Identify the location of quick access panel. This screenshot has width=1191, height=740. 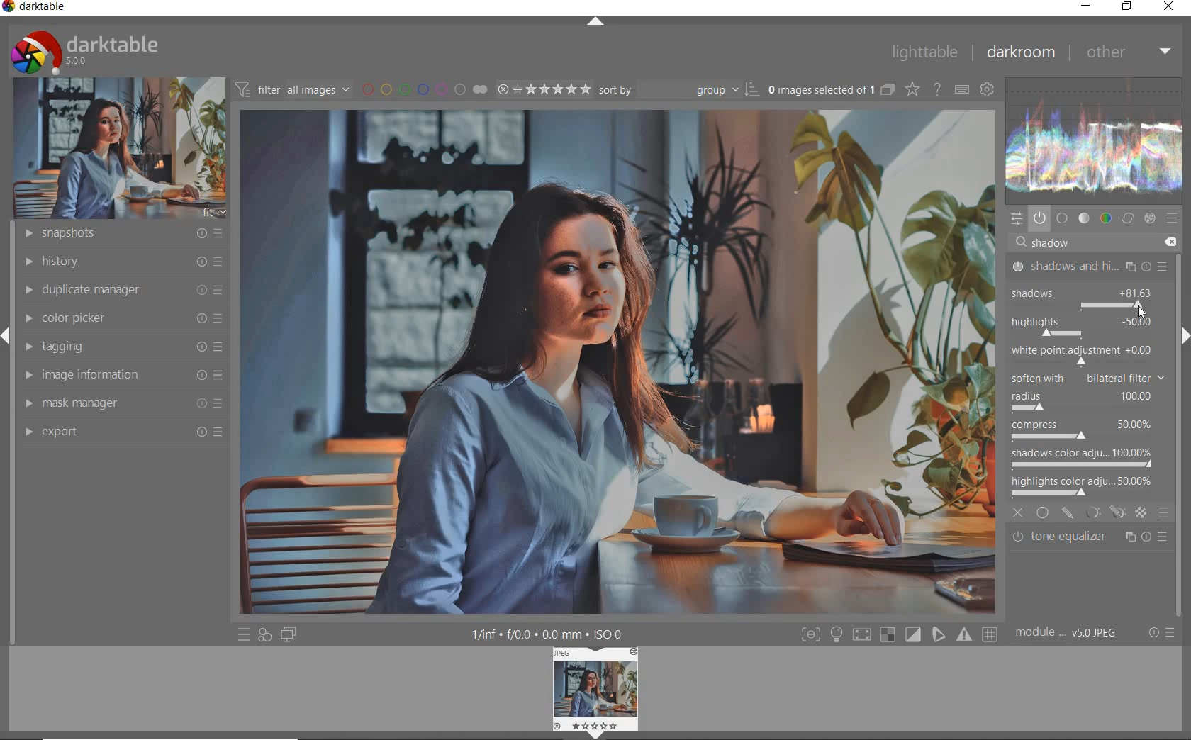
(1018, 220).